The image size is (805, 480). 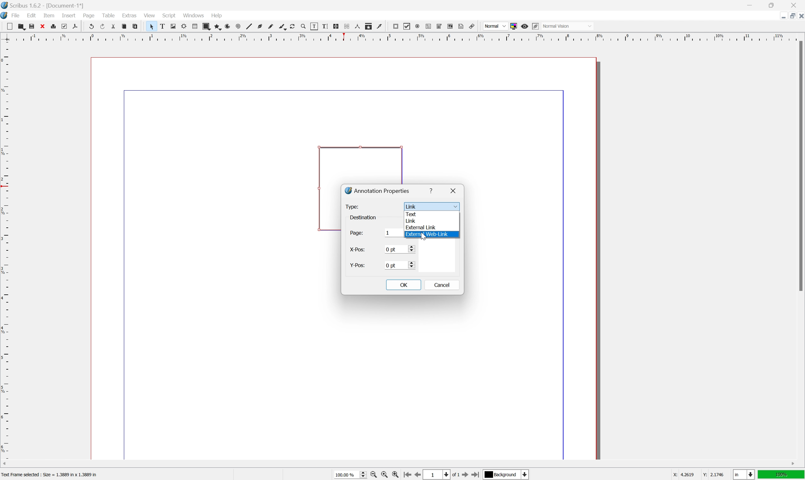 What do you see at coordinates (472, 26) in the screenshot?
I see `link annotation` at bounding box center [472, 26].